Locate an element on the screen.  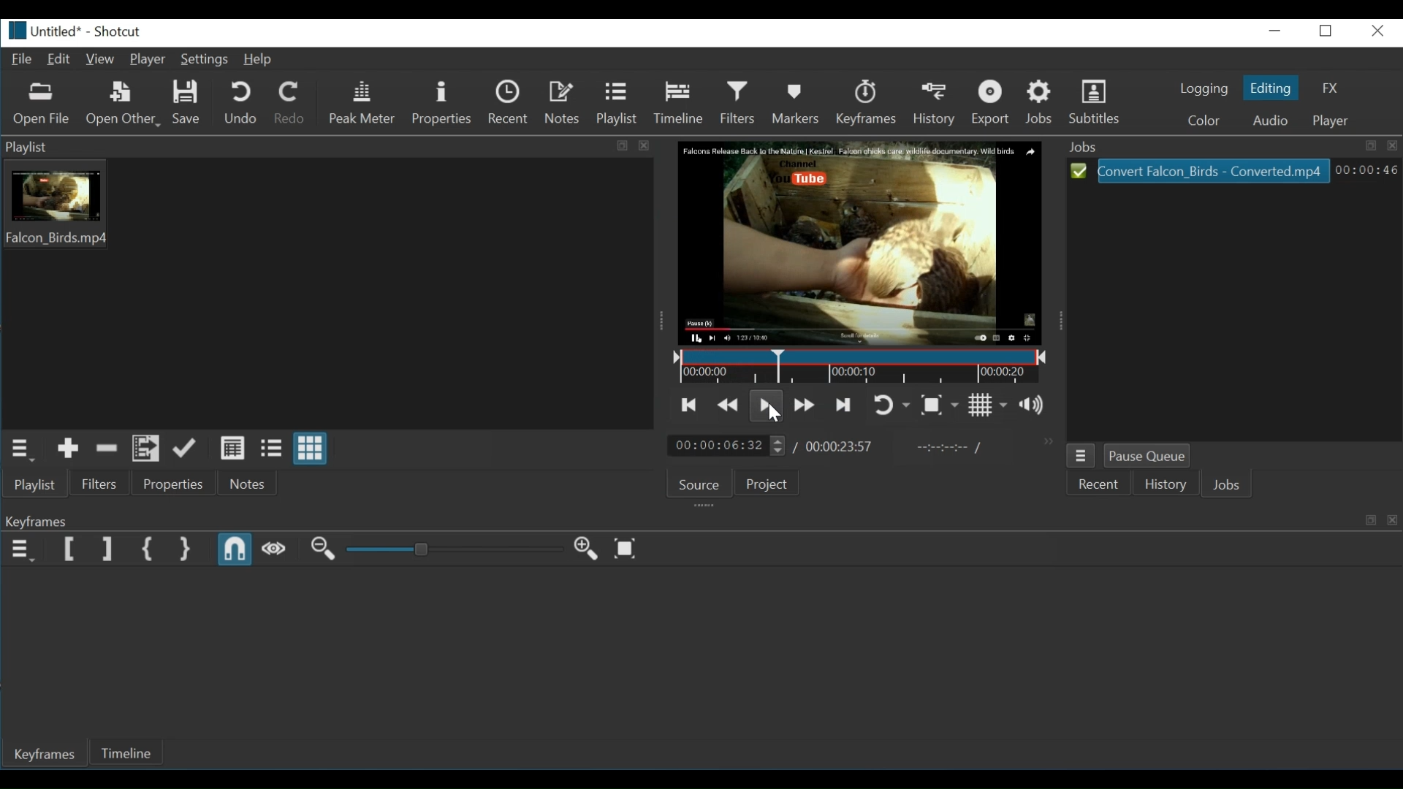
Notes is located at coordinates (562, 102).